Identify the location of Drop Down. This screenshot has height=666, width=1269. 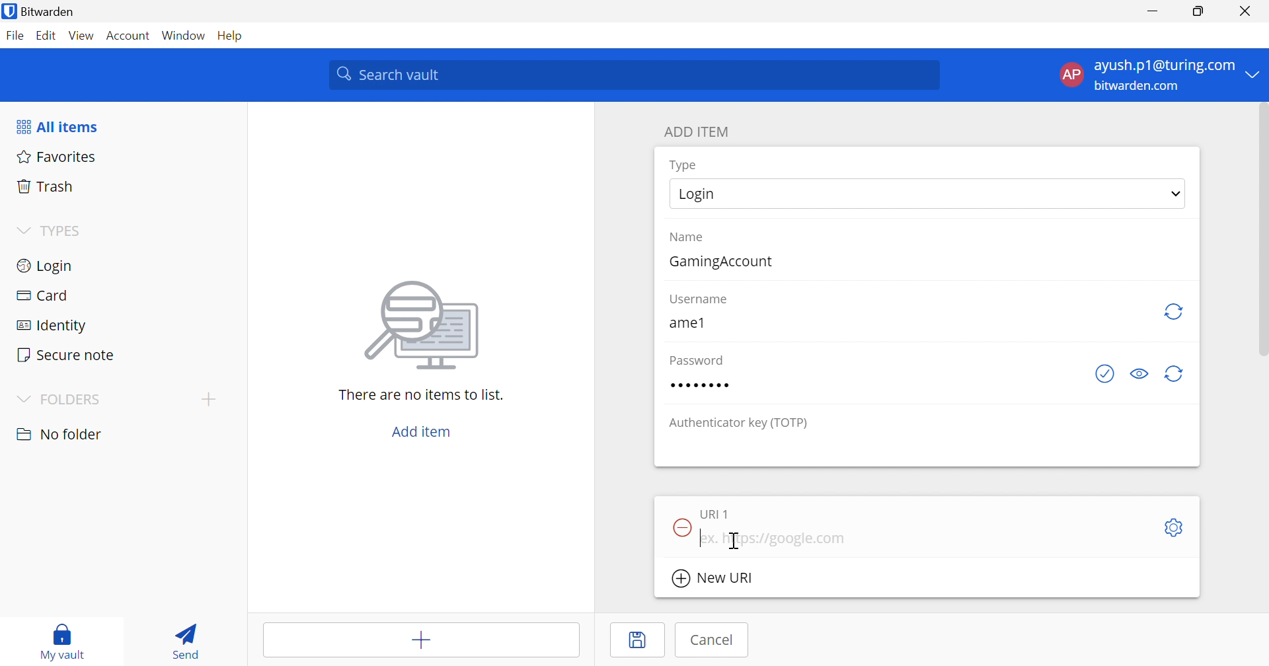
(1176, 194).